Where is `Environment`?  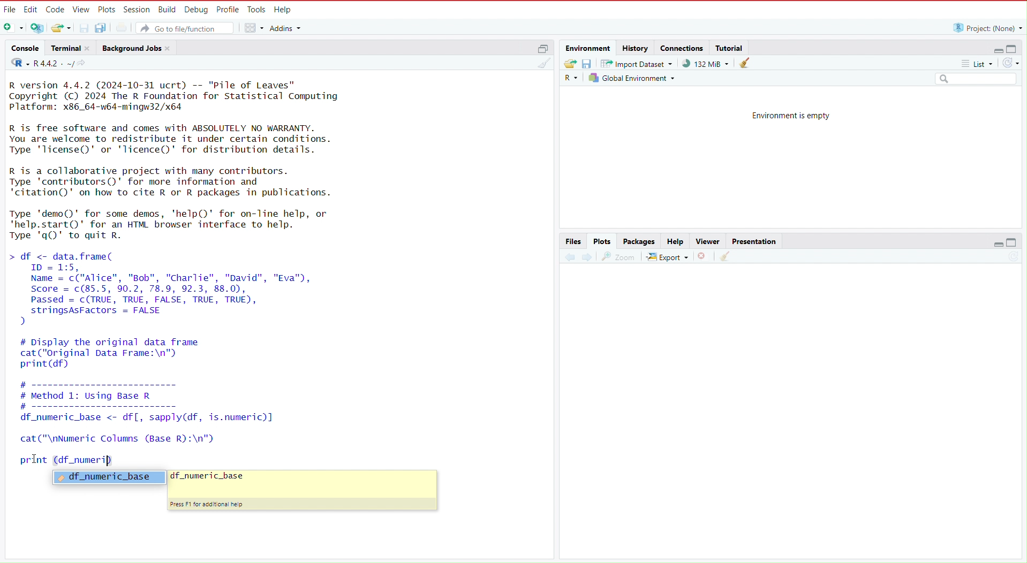 Environment is located at coordinates (589, 47).